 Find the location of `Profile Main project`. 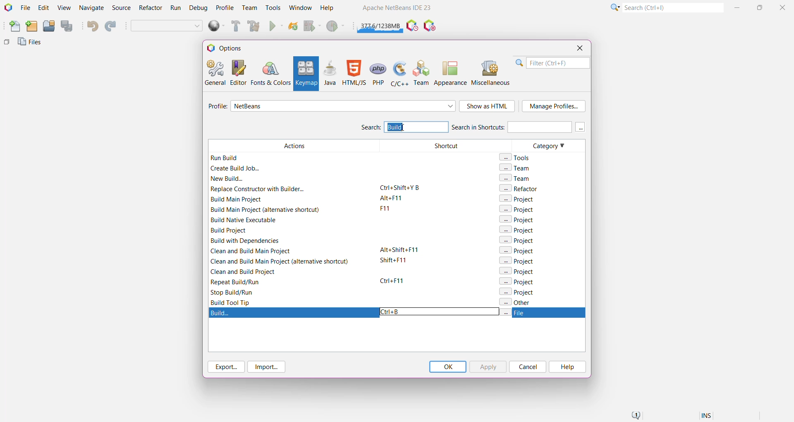

Profile Main project is located at coordinates (336, 27).